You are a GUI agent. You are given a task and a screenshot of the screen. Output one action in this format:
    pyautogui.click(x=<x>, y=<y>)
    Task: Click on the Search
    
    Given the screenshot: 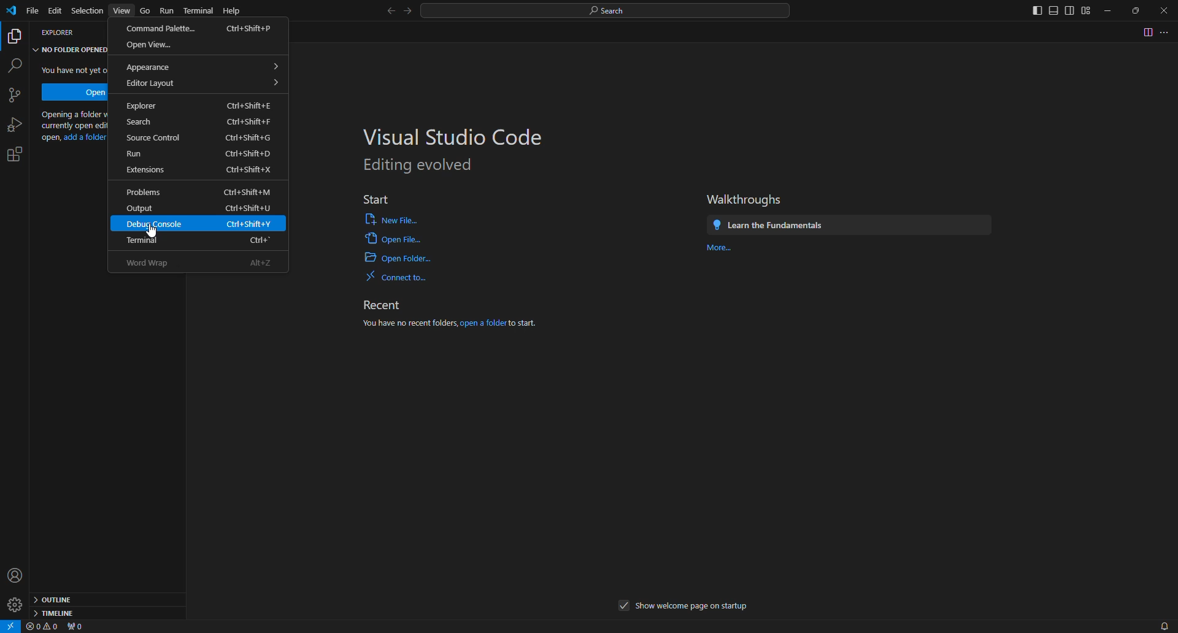 What is the action you would take?
    pyautogui.click(x=201, y=120)
    